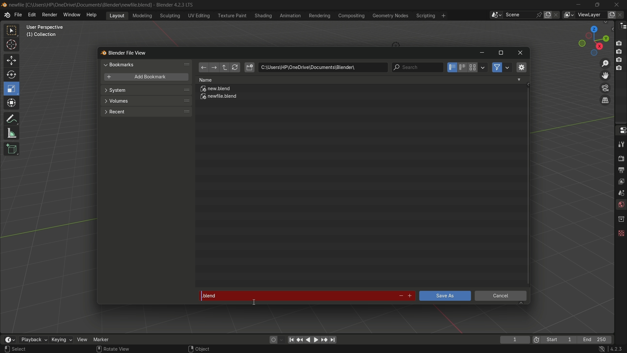 The height and width of the screenshot is (353, 627). What do you see at coordinates (595, 340) in the screenshot?
I see `final frame of the playback` at bounding box center [595, 340].